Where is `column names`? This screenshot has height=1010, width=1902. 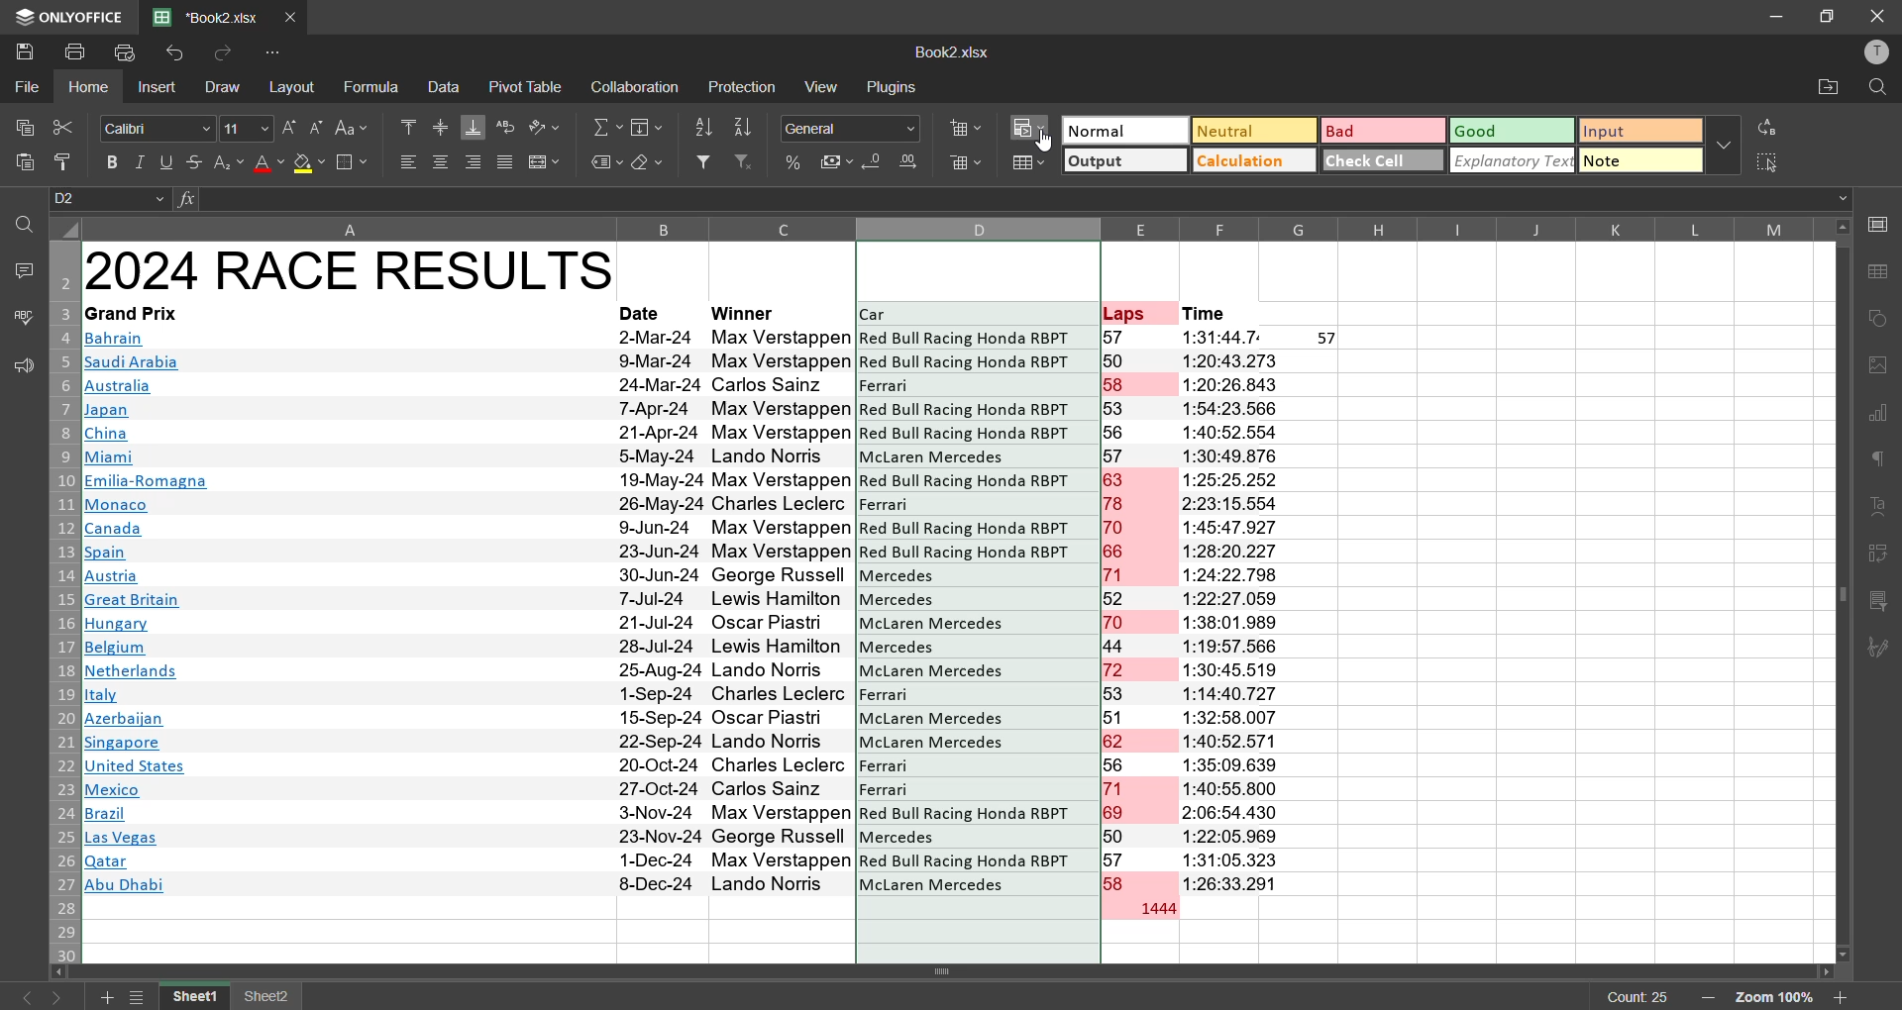
column names is located at coordinates (466, 229).